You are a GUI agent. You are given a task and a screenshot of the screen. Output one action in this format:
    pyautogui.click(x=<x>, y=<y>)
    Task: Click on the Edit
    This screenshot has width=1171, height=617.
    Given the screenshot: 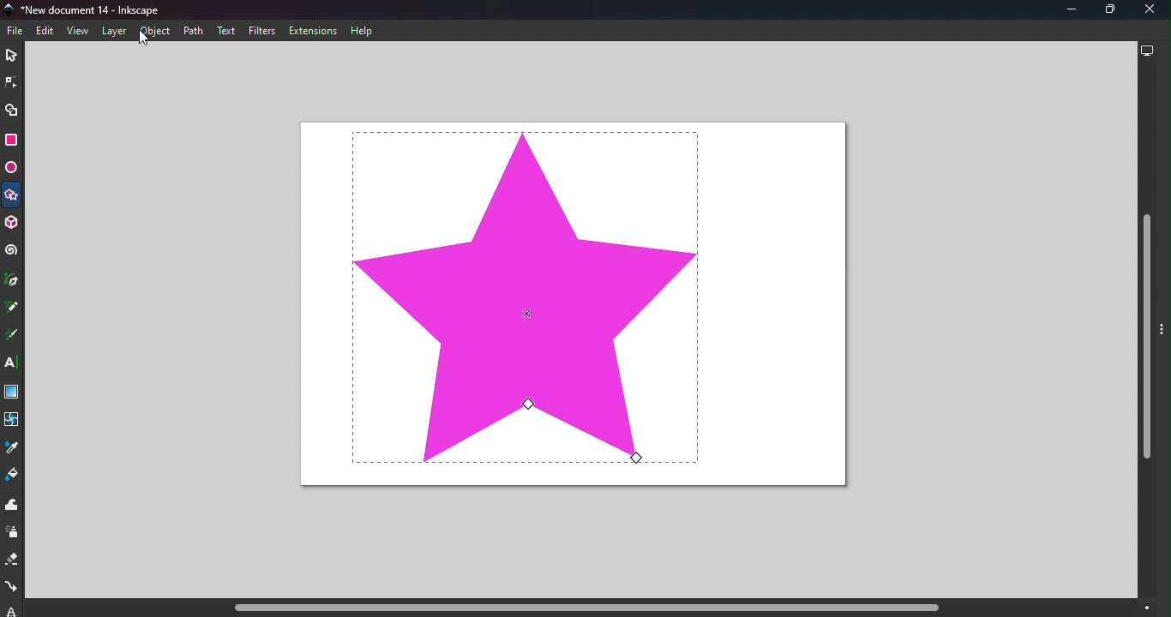 What is the action you would take?
    pyautogui.click(x=45, y=32)
    